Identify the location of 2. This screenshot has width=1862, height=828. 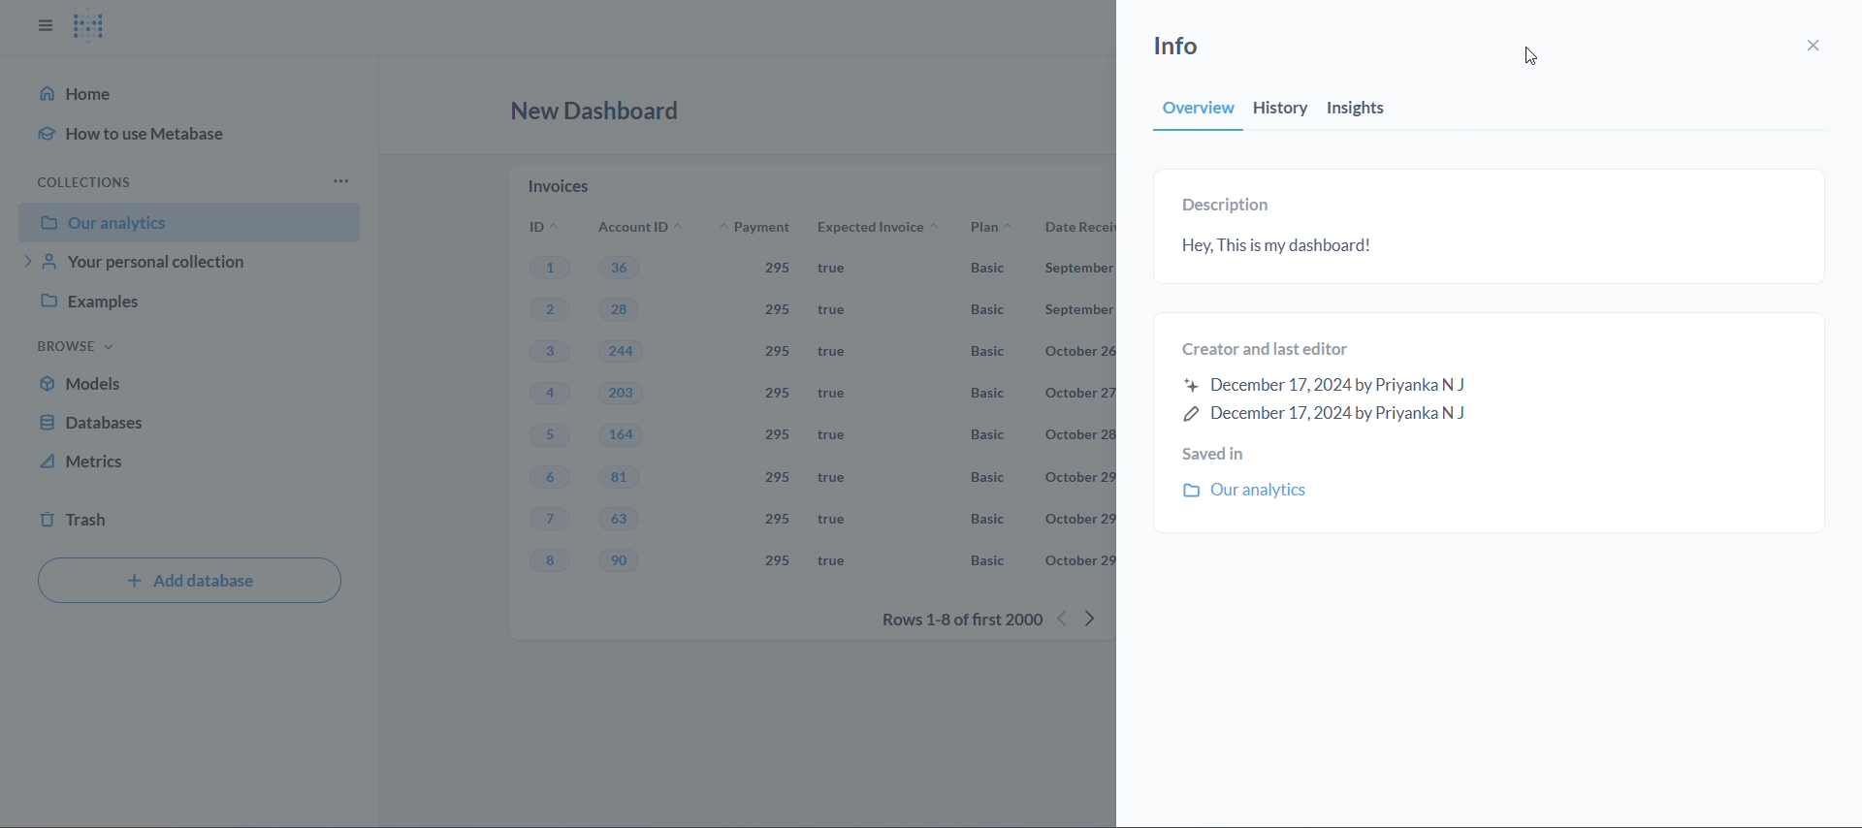
(552, 309).